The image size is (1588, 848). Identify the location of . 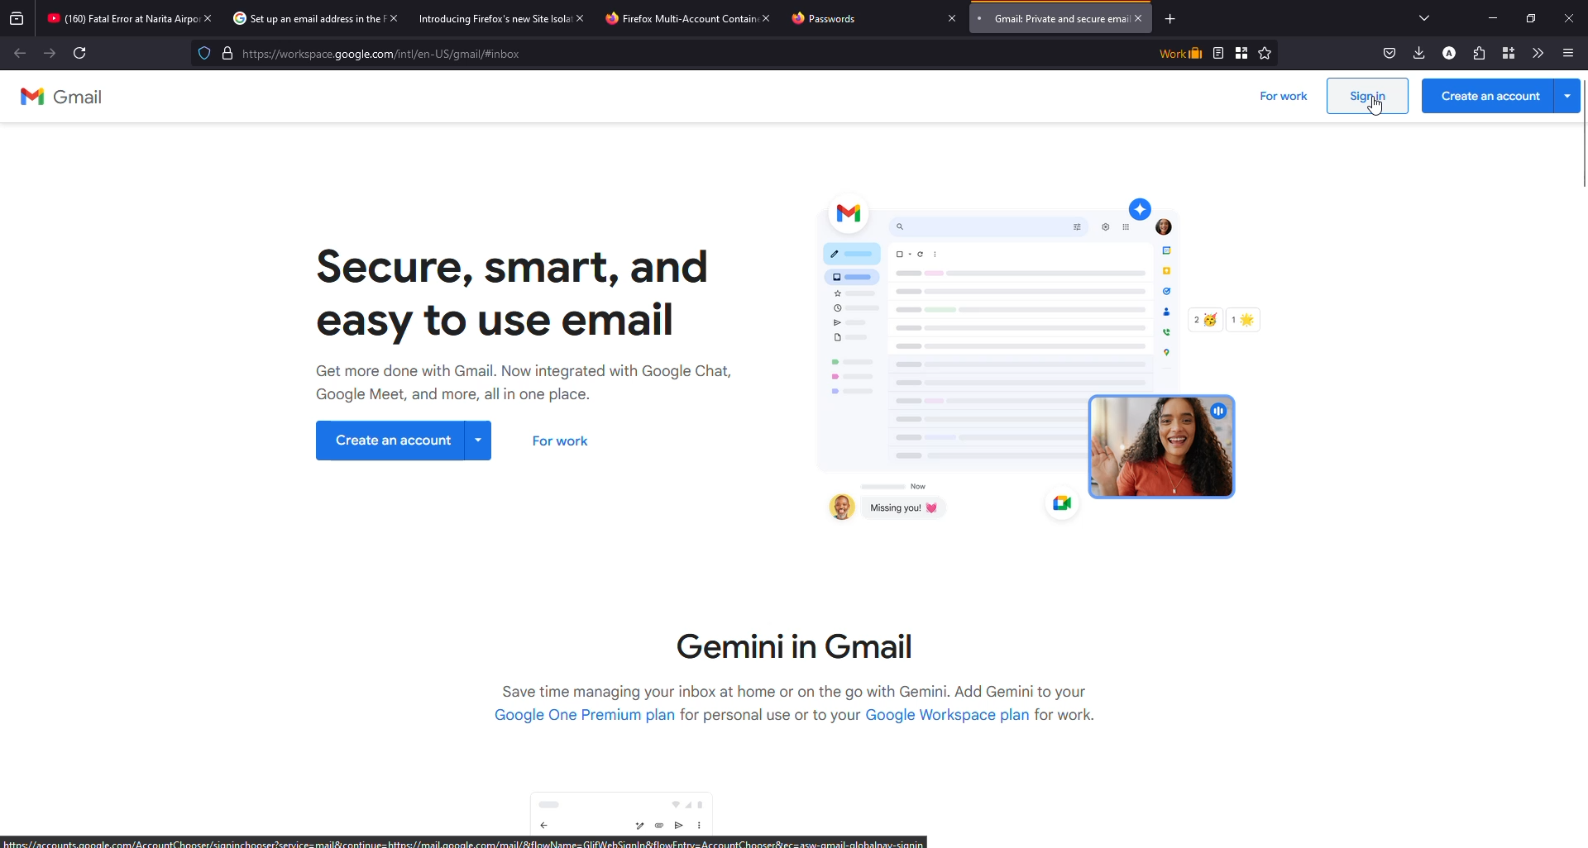
(79, 54).